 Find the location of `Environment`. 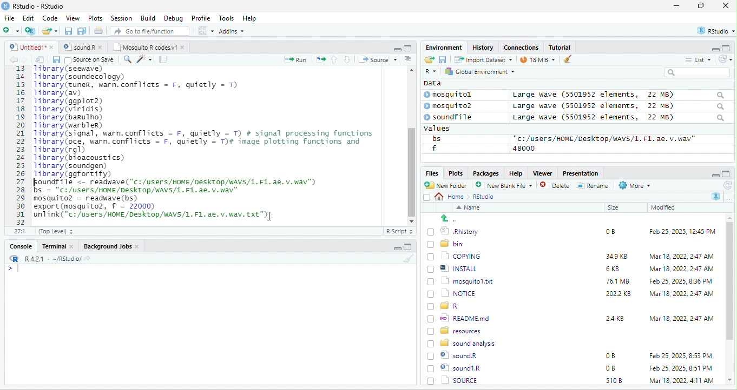

Environment is located at coordinates (444, 47).